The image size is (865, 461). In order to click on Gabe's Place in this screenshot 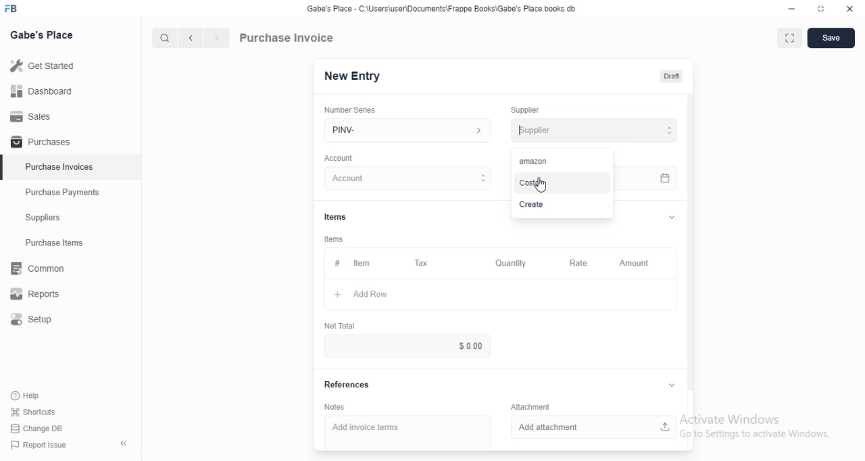, I will do `click(41, 34)`.